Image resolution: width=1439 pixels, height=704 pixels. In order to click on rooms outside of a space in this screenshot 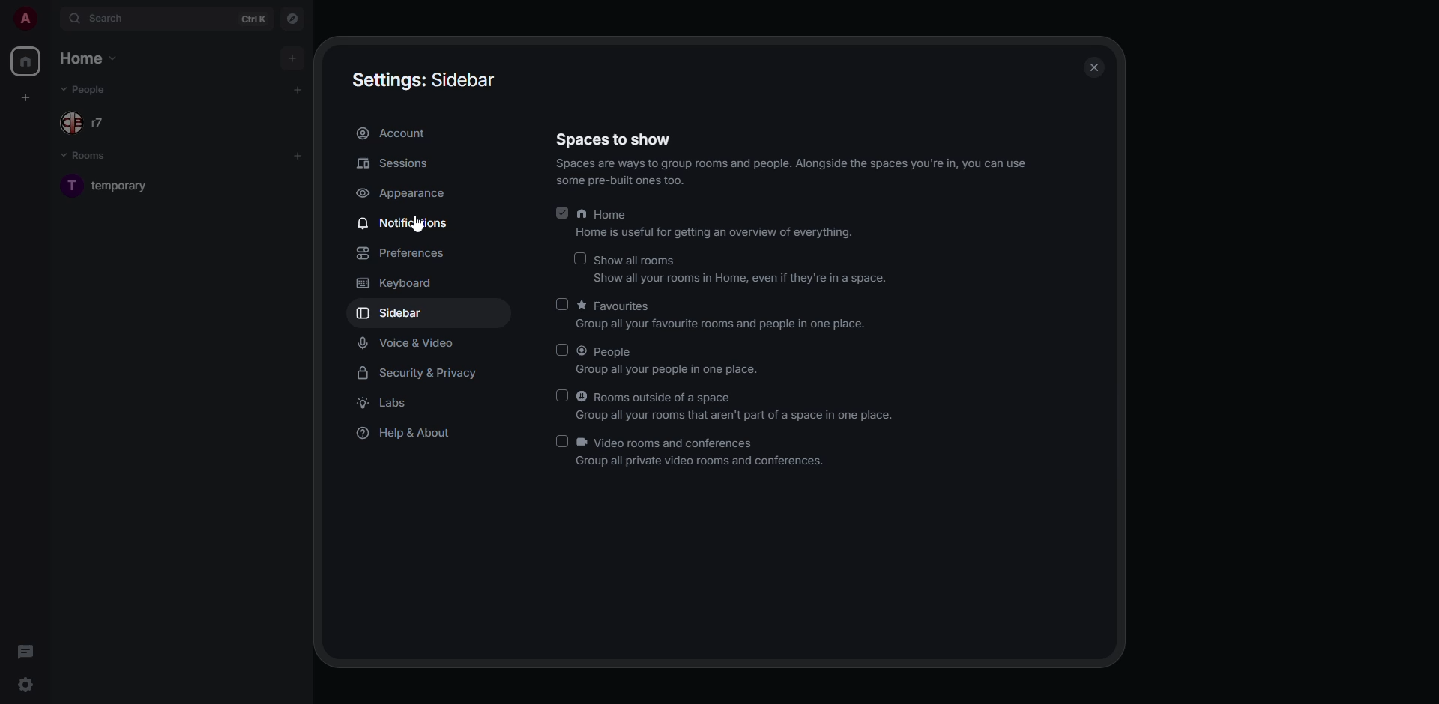, I will do `click(738, 407)`.